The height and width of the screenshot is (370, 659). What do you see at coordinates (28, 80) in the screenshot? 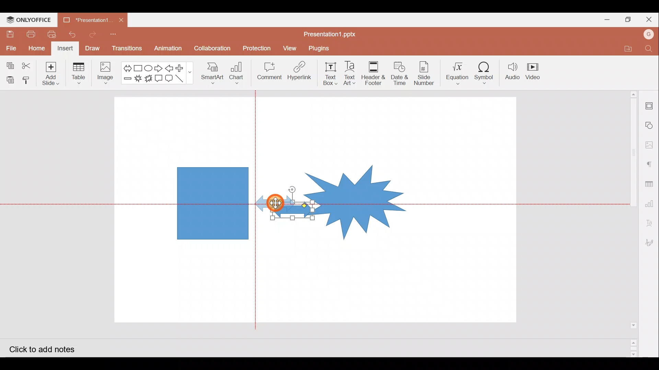
I see `Copy style` at bounding box center [28, 80].